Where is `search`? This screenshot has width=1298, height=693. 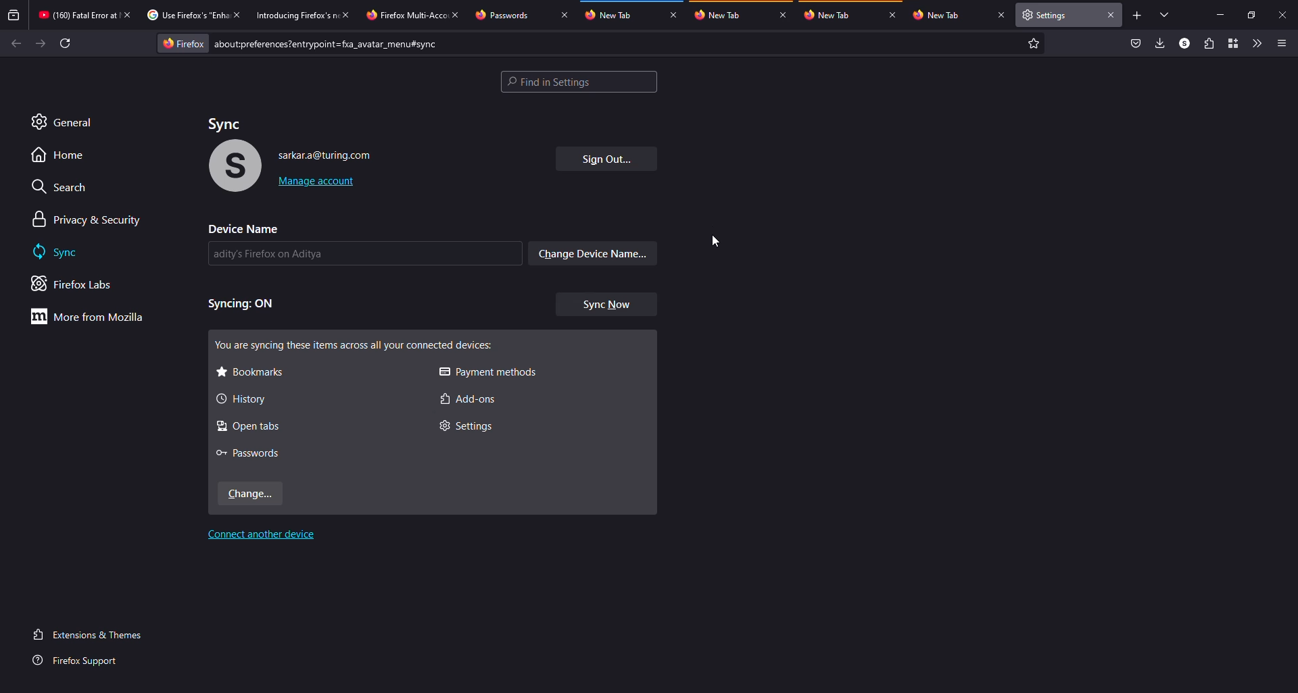
search is located at coordinates (61, 186).